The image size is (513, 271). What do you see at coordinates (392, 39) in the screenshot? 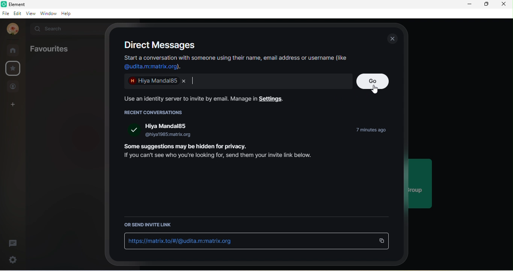
I see `close` at bounding box center [392, 39].